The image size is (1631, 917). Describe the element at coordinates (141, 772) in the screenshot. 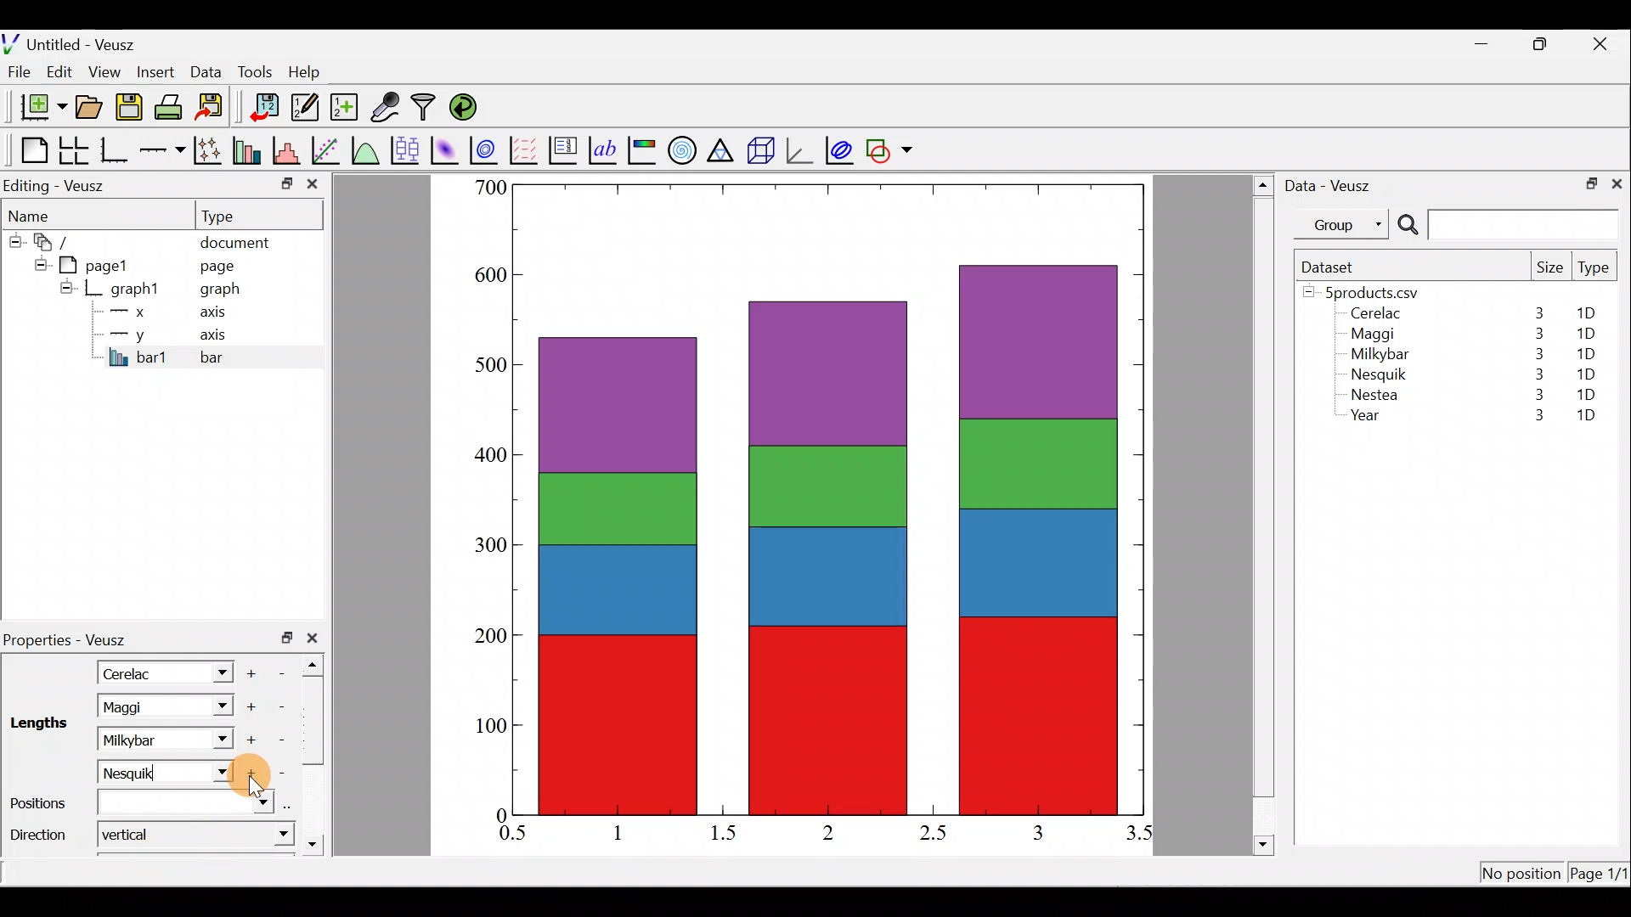

I see `Nasquik` at that location.